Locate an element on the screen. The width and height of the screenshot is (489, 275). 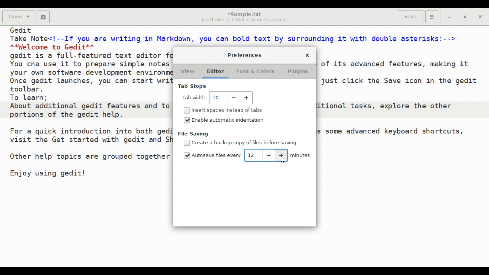
(un)select Insert Spaces instead of tabs is located at coordinates (223, 110).